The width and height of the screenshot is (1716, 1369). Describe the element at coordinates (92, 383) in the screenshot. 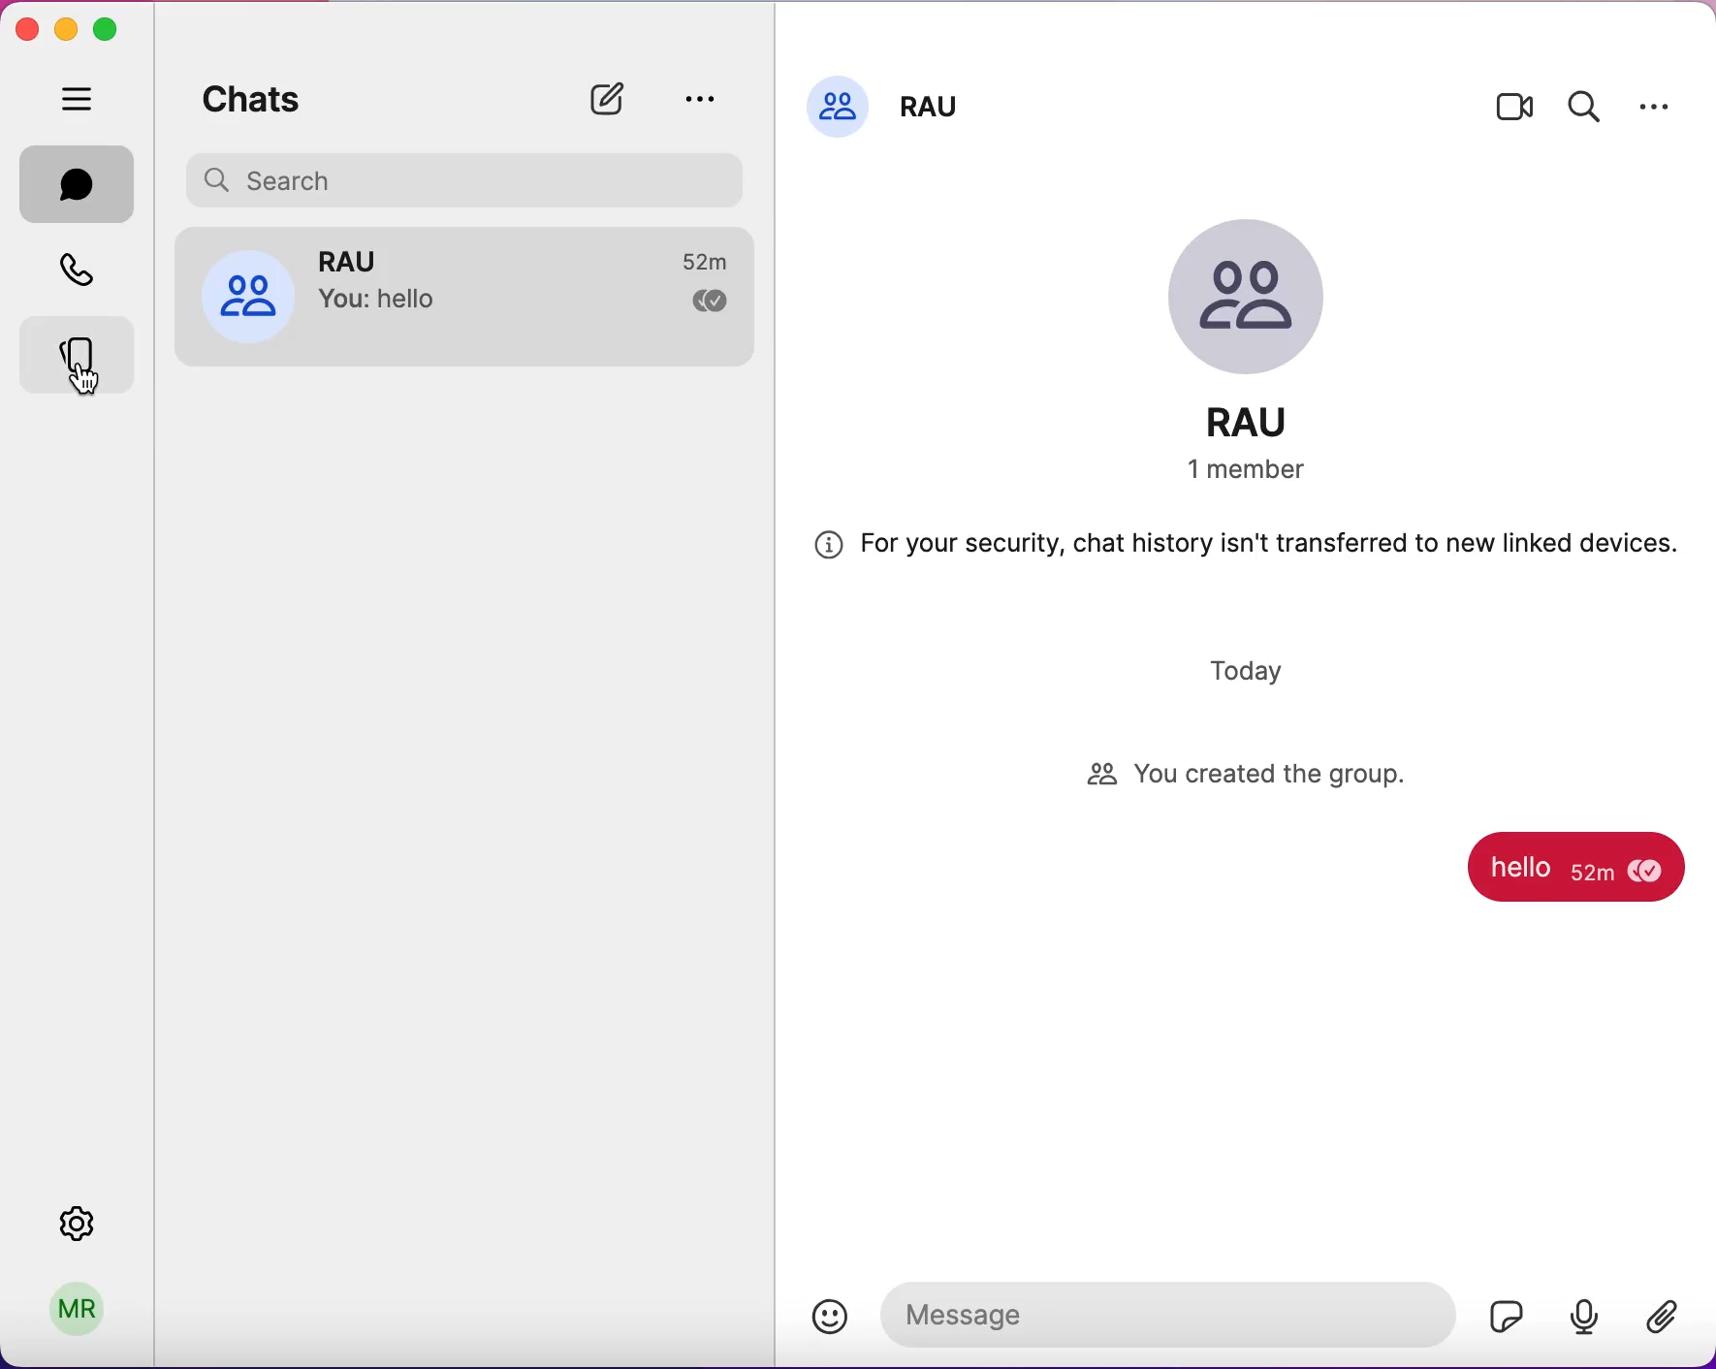

I see `cursor` at that location.